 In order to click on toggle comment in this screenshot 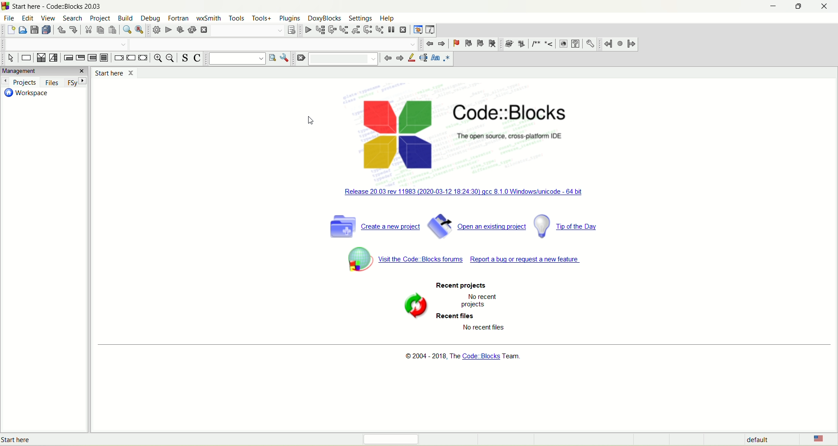, I will do `click(199, 58)`.